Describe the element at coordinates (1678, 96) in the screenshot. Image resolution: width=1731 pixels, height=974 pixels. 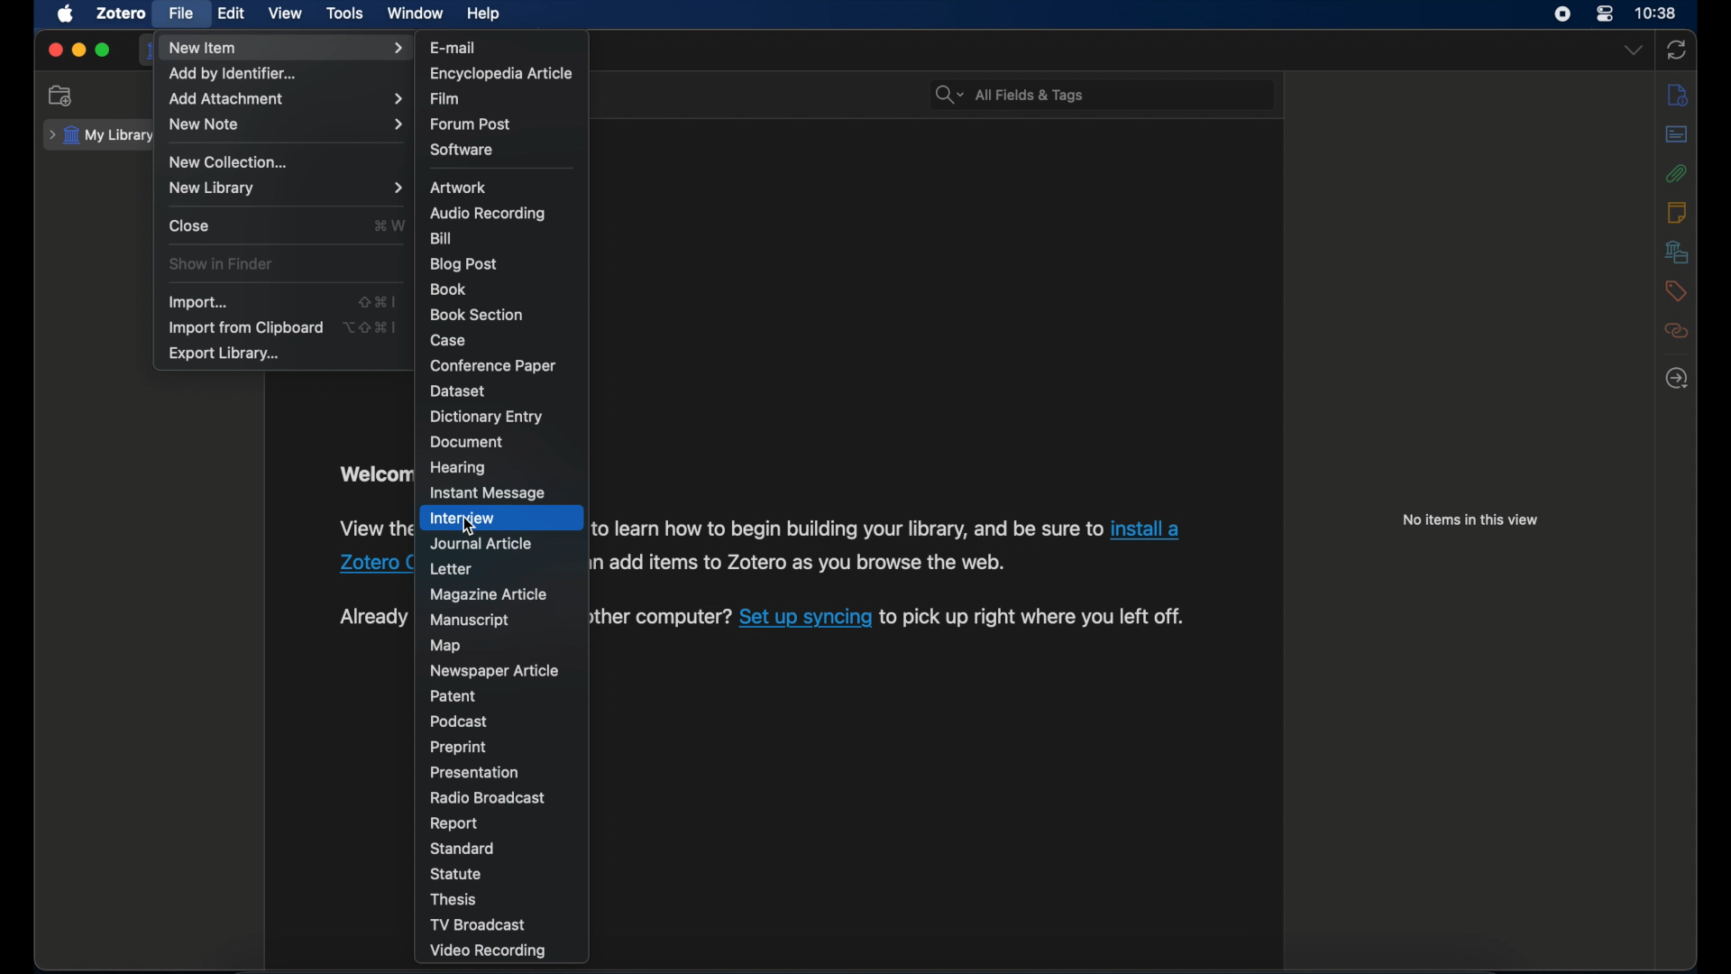
I see `info` at that location.